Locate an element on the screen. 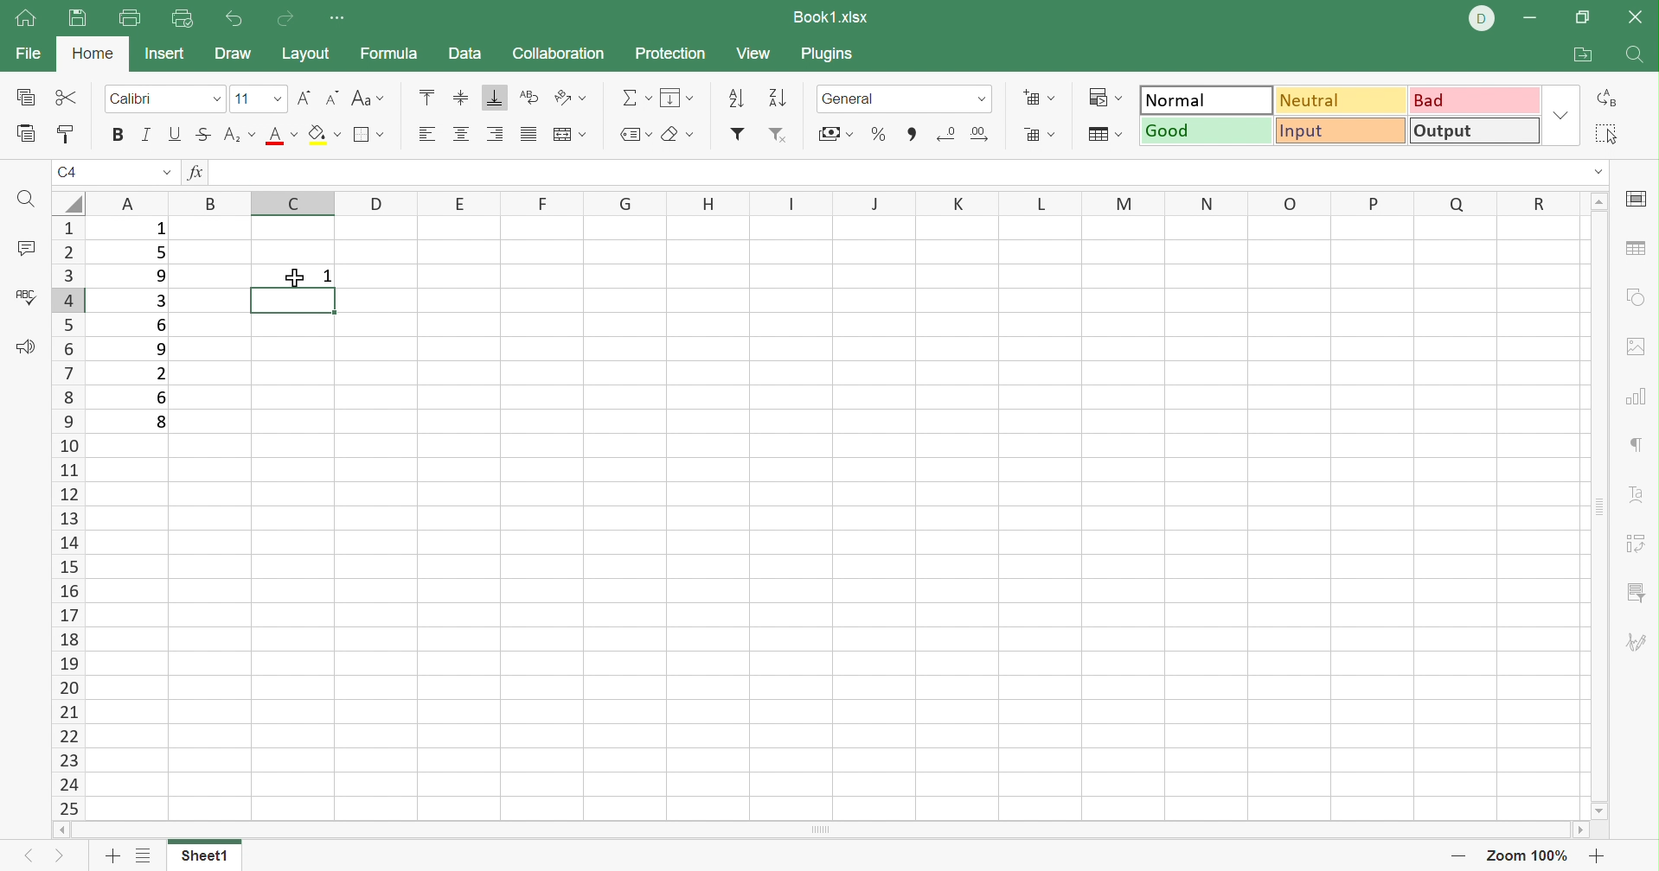  Percent style is located at coordinates (877, 133).